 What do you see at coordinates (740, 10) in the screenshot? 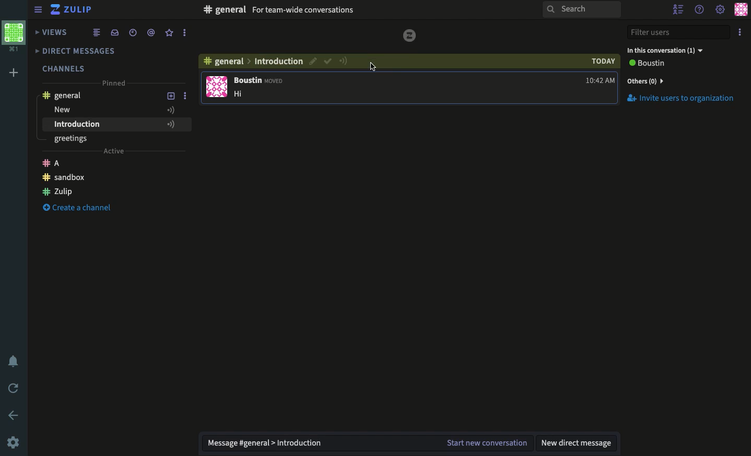
I see `Profile` at bounding box center [740, 10].